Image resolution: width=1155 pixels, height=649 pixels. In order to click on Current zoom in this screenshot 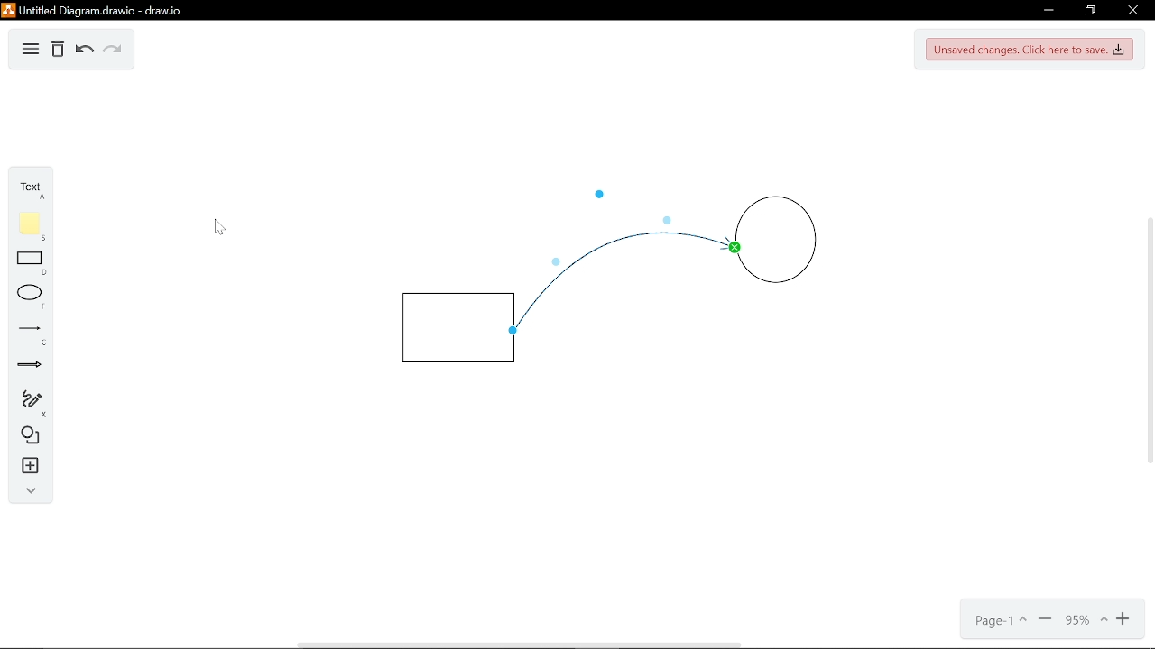, I will do `click(1085, 620)`.